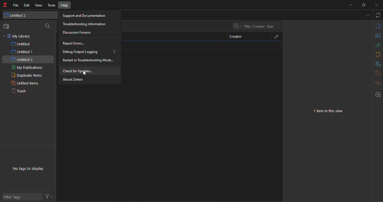  Describe the element at coordinates (85, 73) in the screenshot. I see `cursor` at that location.